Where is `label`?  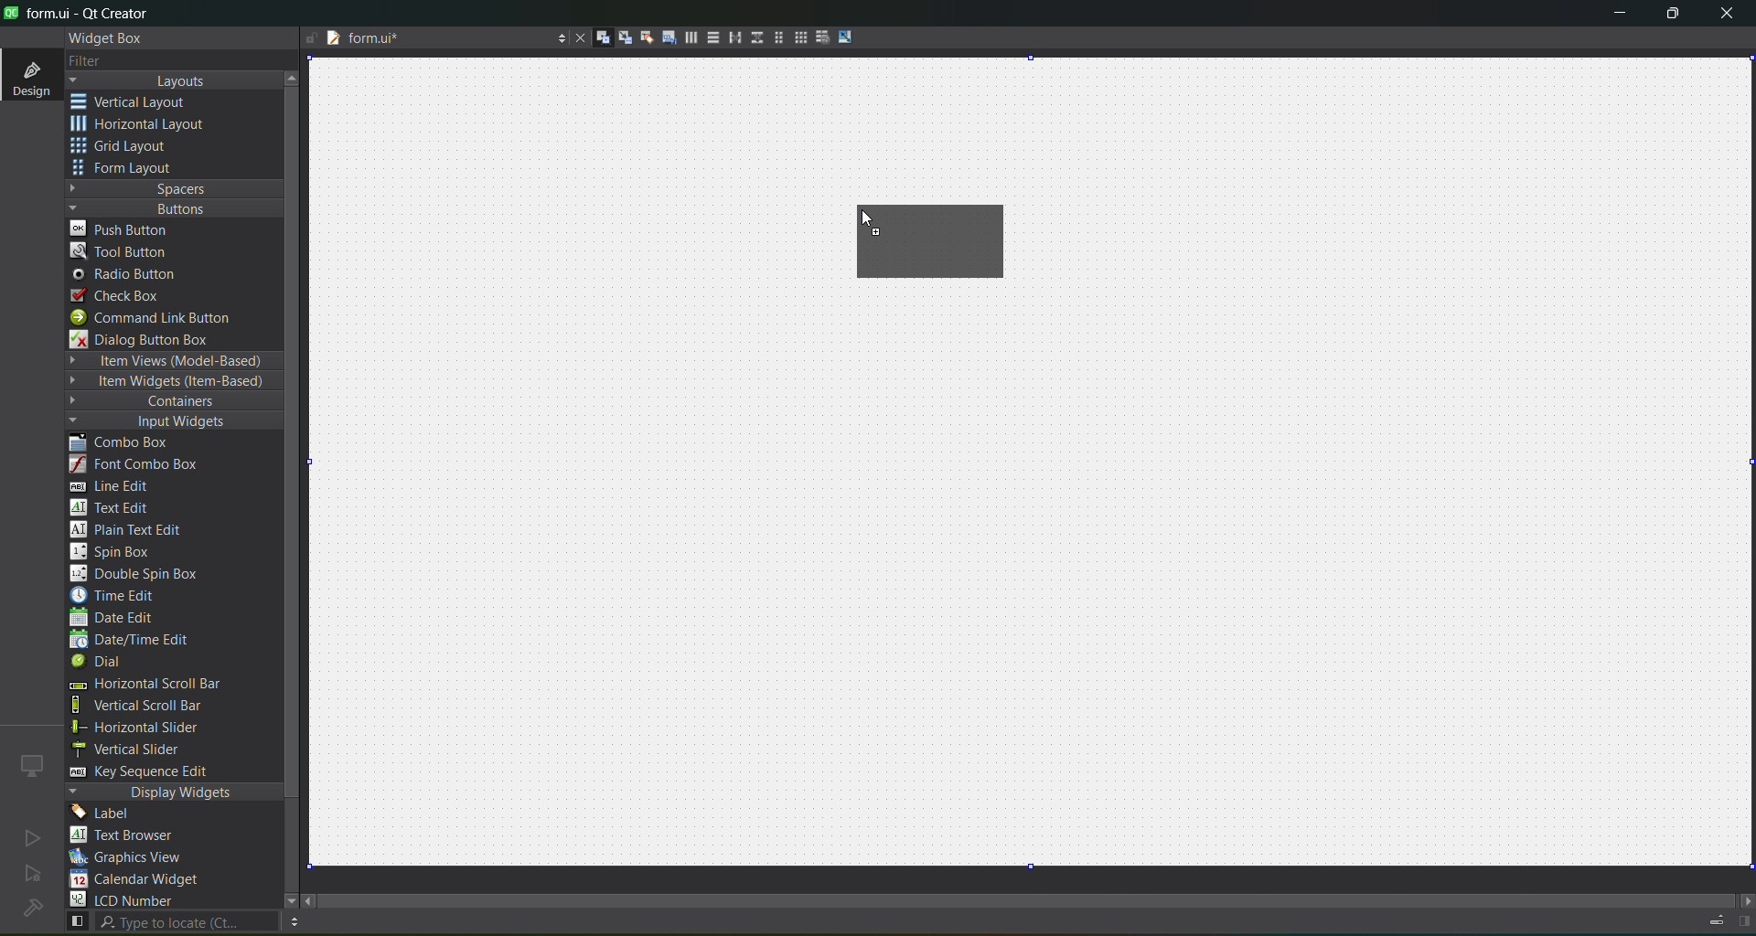 label is located at coordinates (106, 814).